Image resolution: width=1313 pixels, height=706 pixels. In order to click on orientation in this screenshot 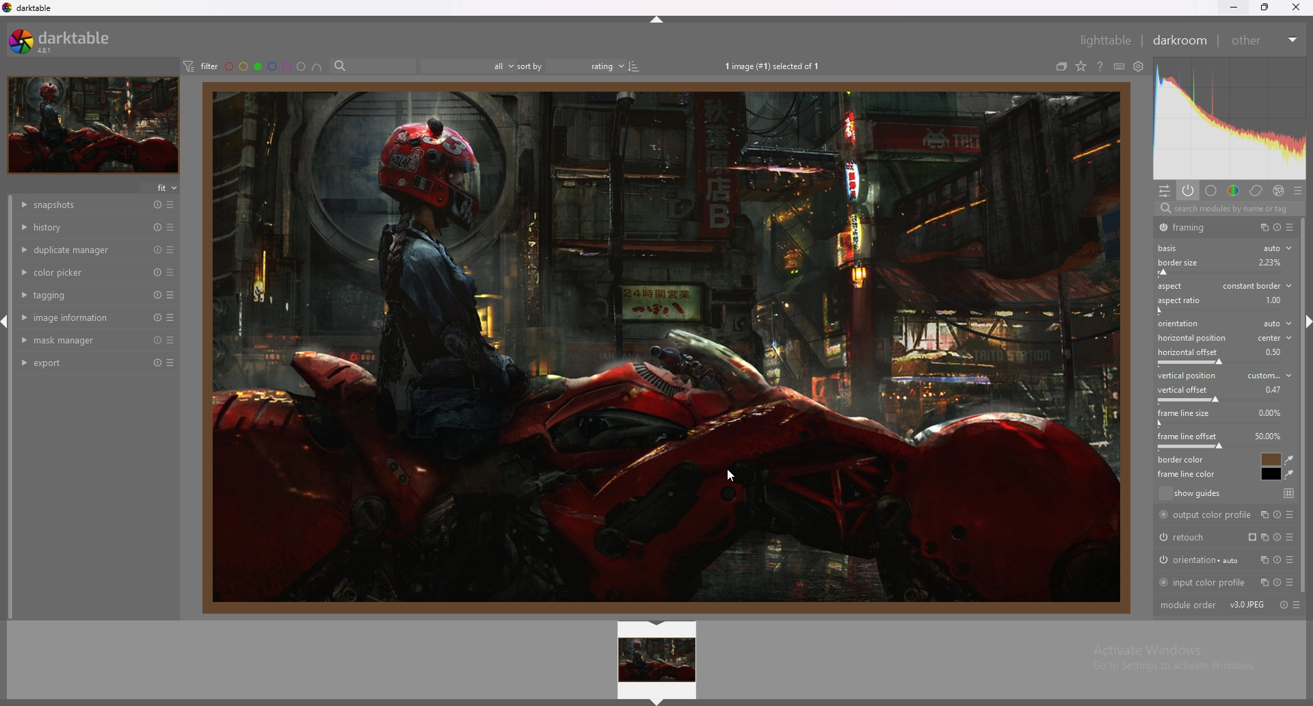, I will do `click(1224, 560)`.